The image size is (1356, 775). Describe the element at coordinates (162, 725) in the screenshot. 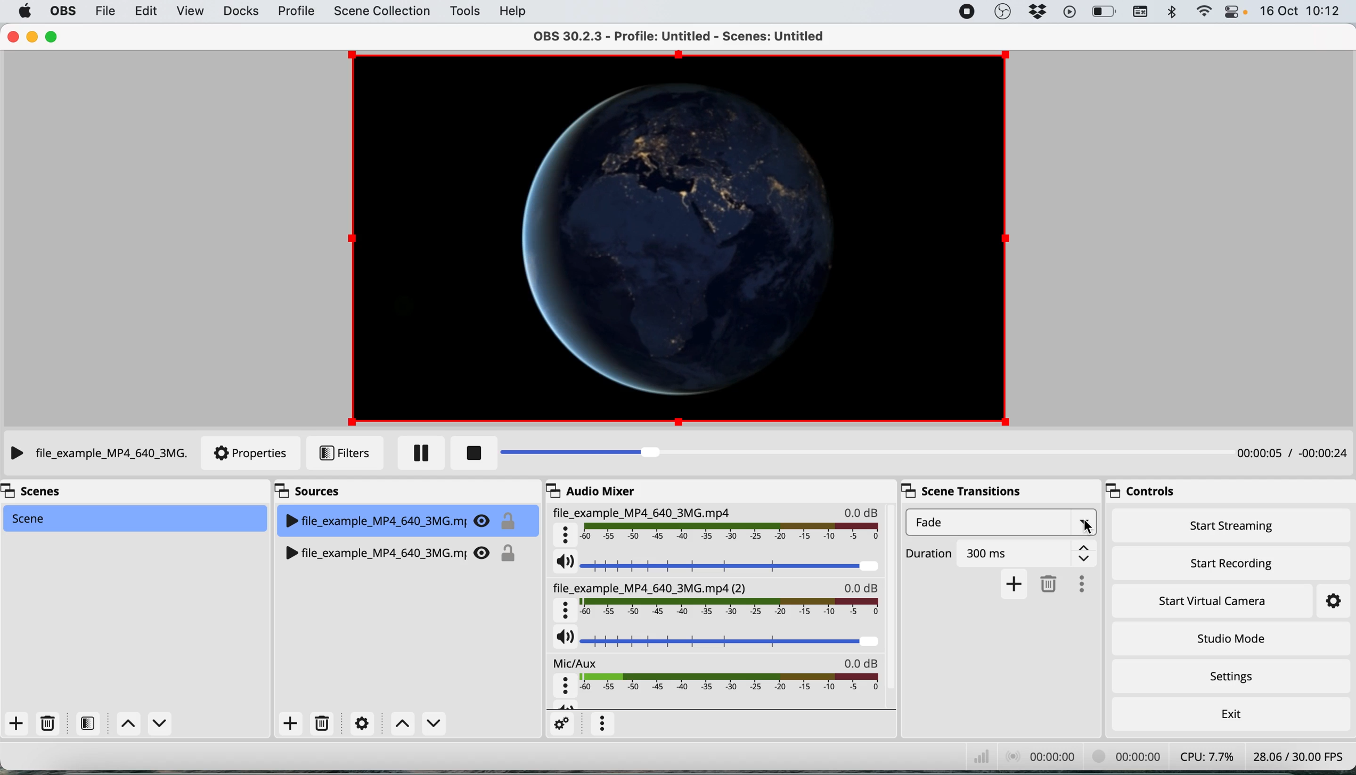

I see `Down Scene` at that location.